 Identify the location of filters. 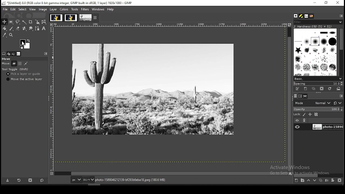
(85, 10).